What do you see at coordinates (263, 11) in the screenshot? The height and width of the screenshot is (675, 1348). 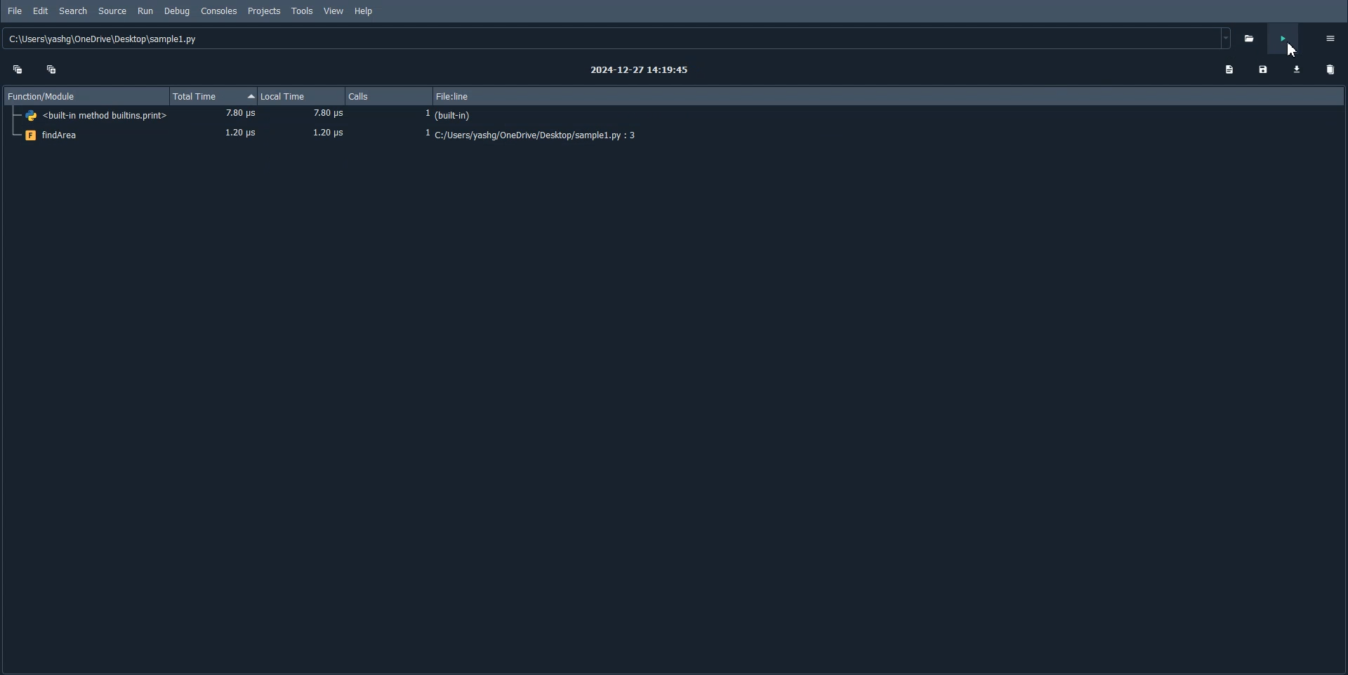 I see `Projects` at bounding box center [263, 11].